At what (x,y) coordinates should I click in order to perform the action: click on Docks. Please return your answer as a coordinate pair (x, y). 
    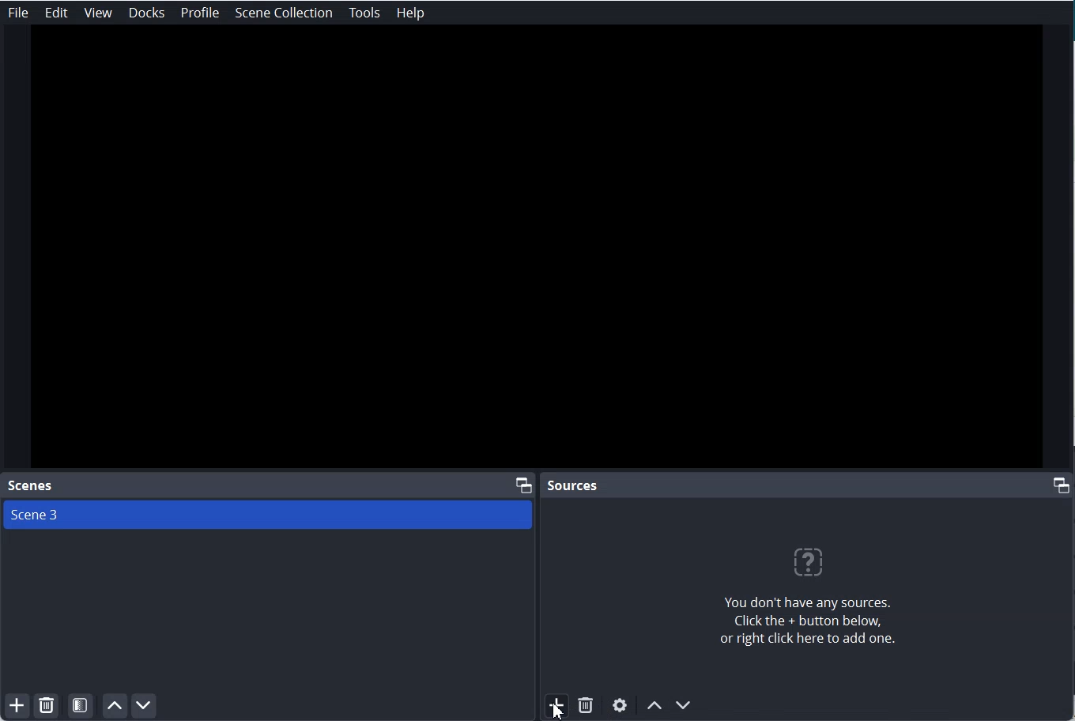
    Looking at the image, I should click on (147, 13).